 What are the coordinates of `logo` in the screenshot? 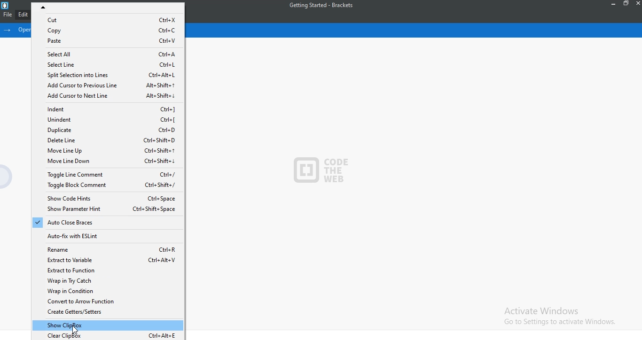 It's located at (5, 6).